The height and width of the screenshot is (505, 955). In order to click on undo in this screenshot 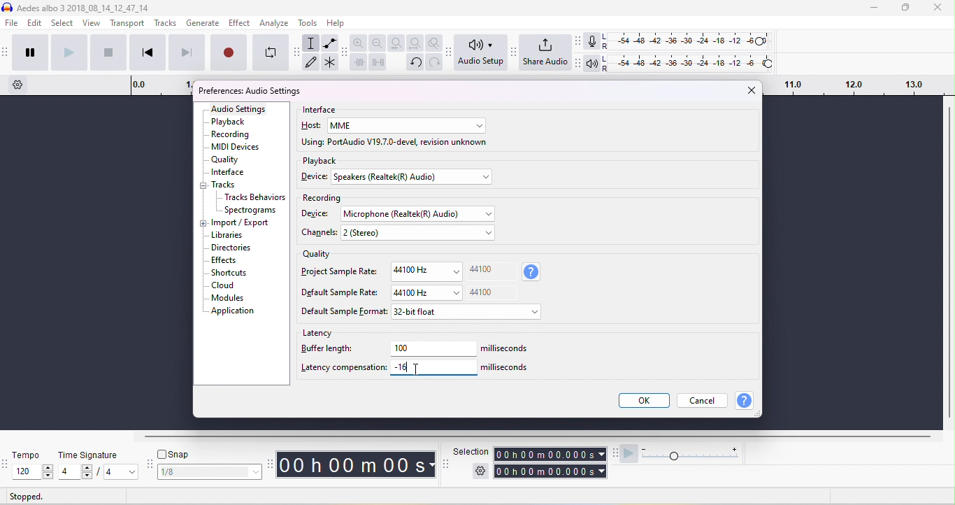, I will do `click(415, 62)`.